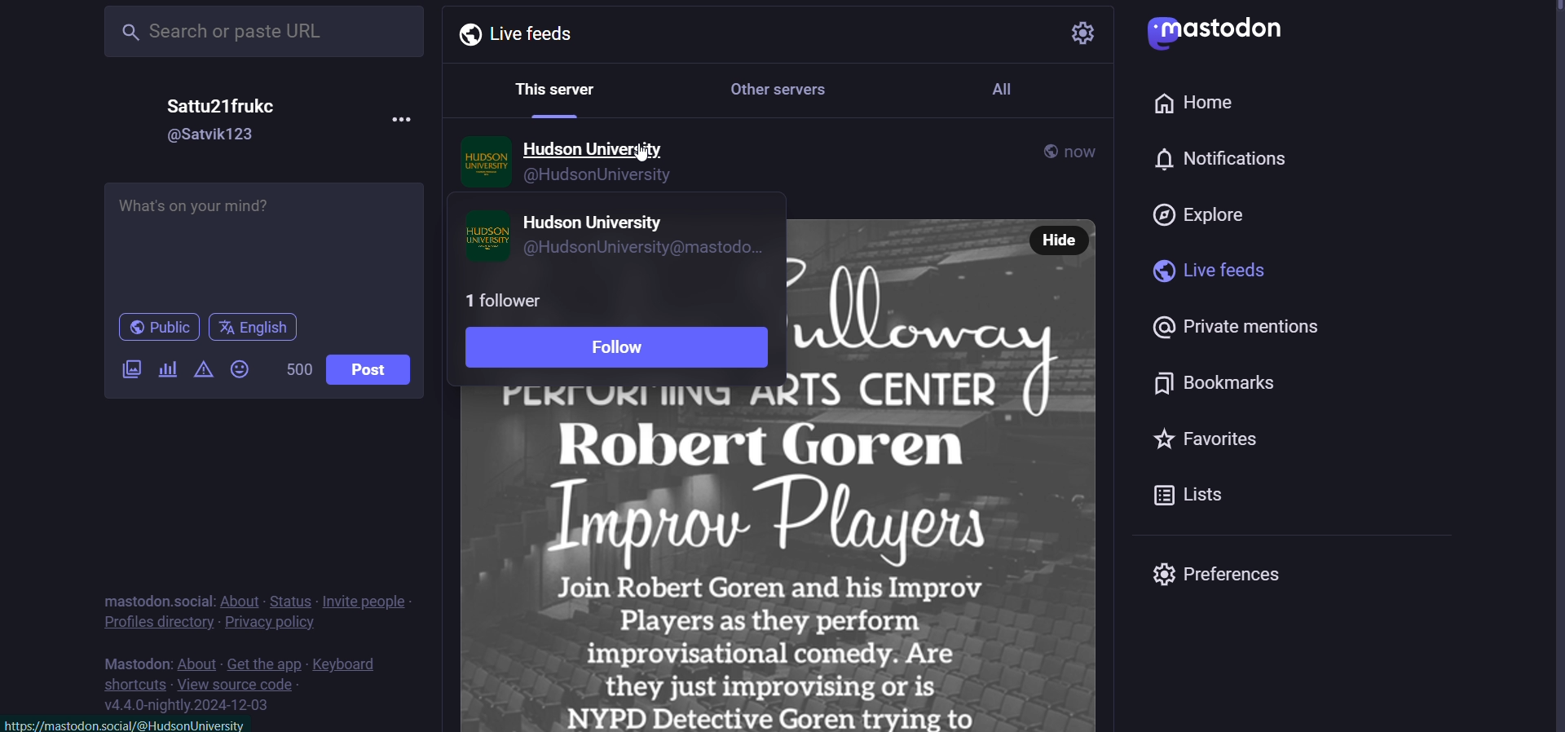 This screenshot has width=1565, height=732. I want to click on (@HudsonUniversity, so click(629, 178).